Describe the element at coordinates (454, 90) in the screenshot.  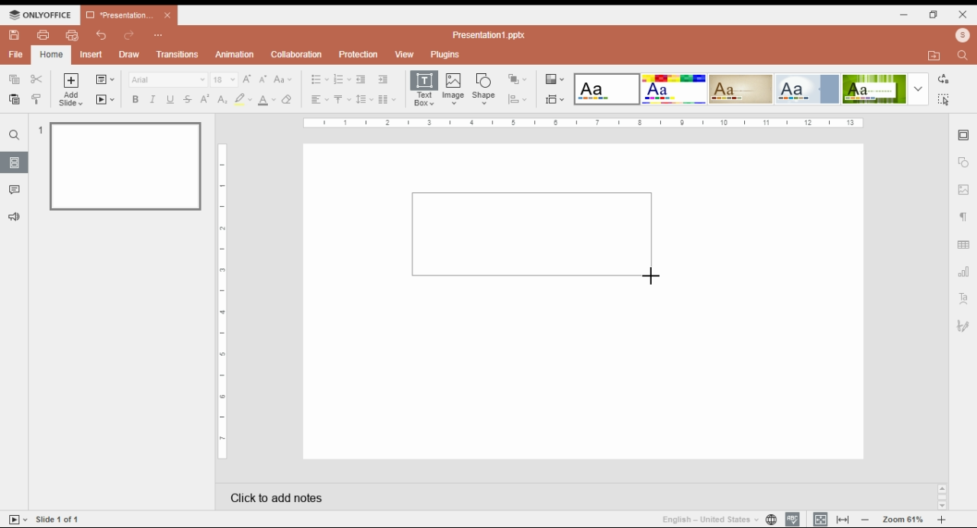
I see `insert image` at that location.